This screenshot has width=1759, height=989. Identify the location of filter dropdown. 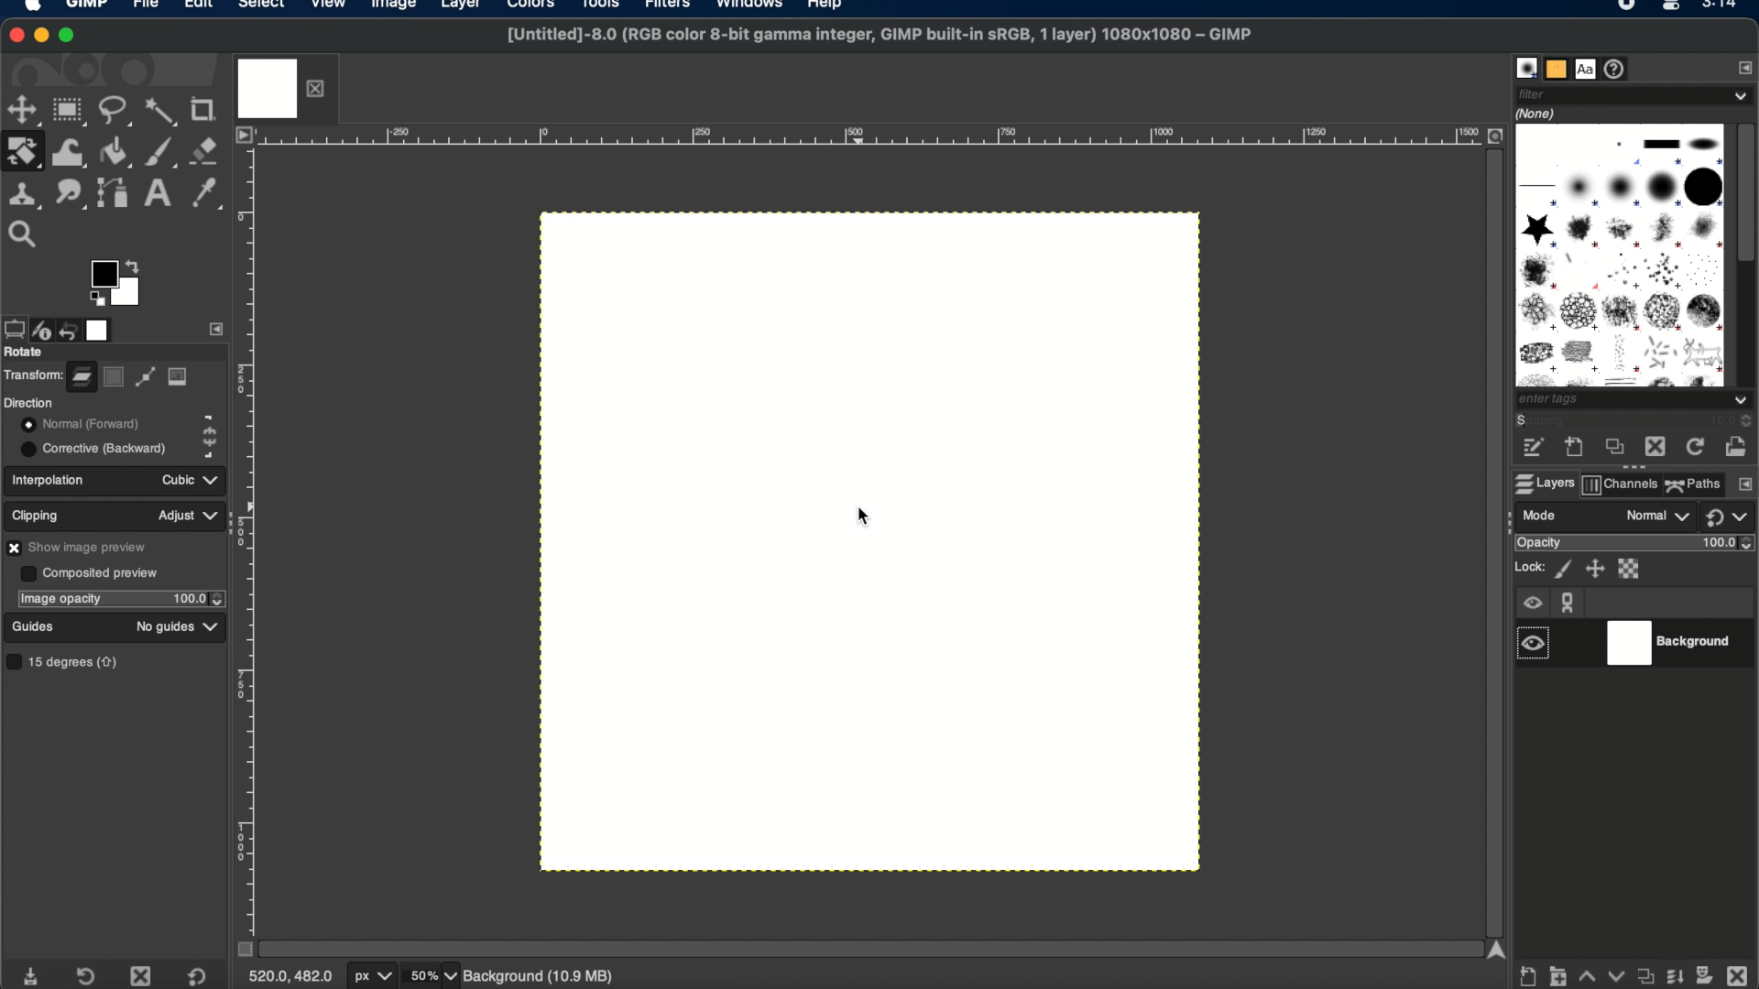
(1634, 94).